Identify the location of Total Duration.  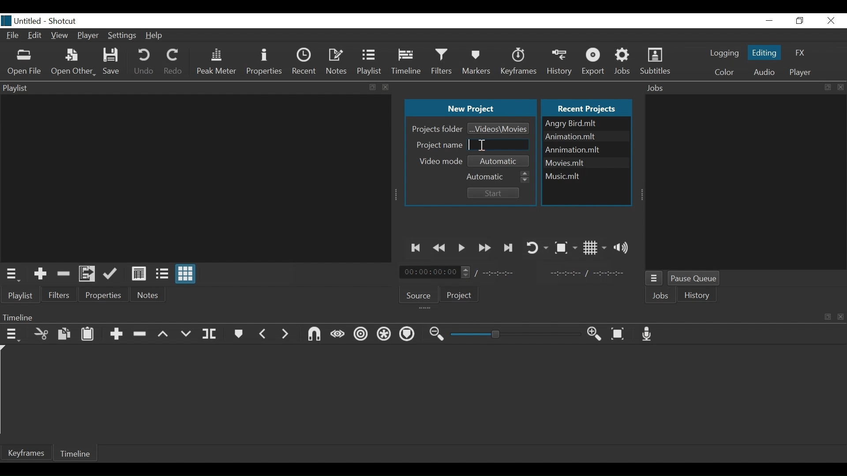
(504, 273).